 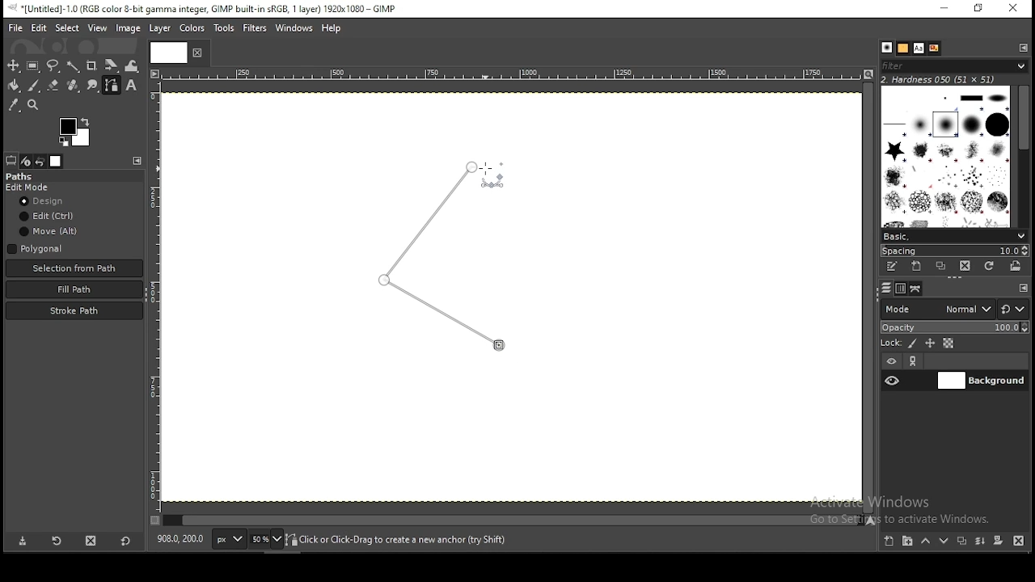 What do you see at coordinates (112, 86) in the screenshot?
I see `paths tool` at bounding box center [112, 86].